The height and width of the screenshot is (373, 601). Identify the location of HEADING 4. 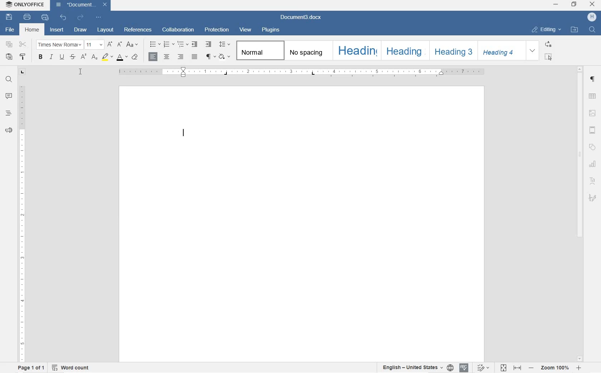
(500, 50).